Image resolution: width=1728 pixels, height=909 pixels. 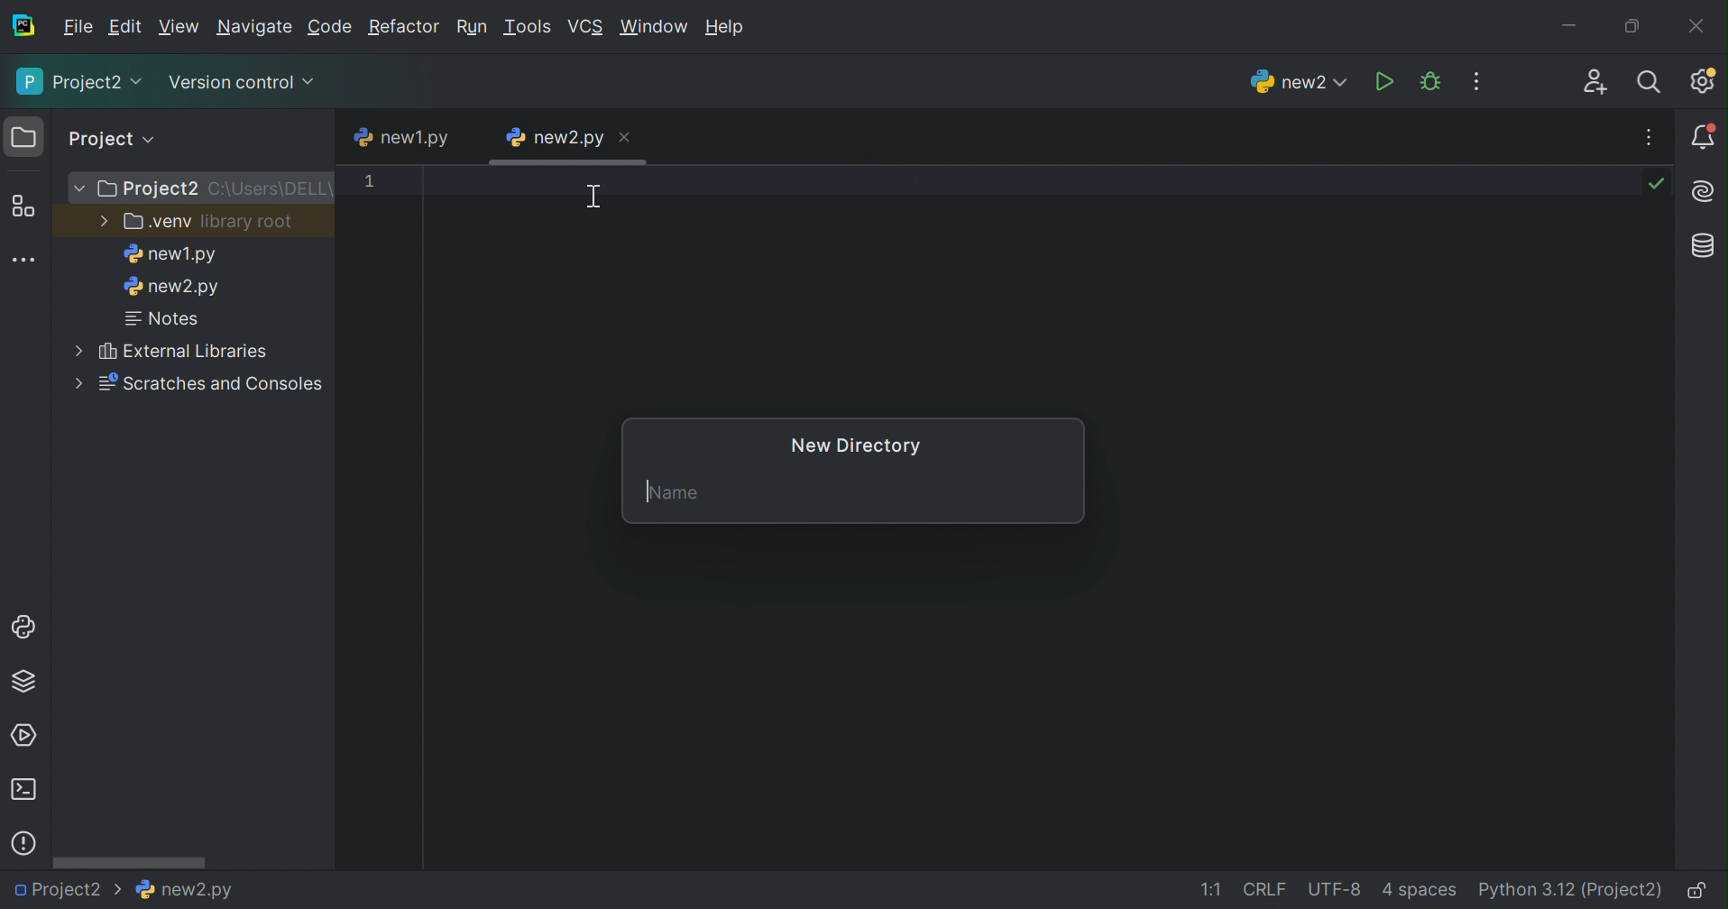 What do you see at coordinates (1633, 23) in the screenshot?
I see `Restore down` at bounding box center [1633, 23].